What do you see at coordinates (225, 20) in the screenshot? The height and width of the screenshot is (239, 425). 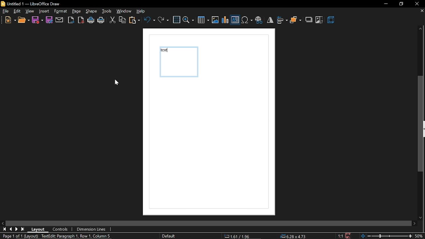 I see `insert chart` at bounding box center [225, 20].